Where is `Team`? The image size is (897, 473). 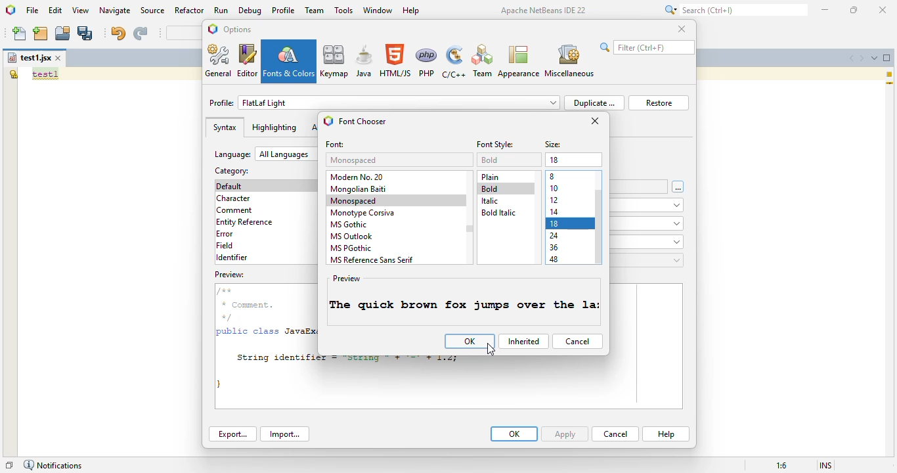 Team is located at coordinates (482, 61).